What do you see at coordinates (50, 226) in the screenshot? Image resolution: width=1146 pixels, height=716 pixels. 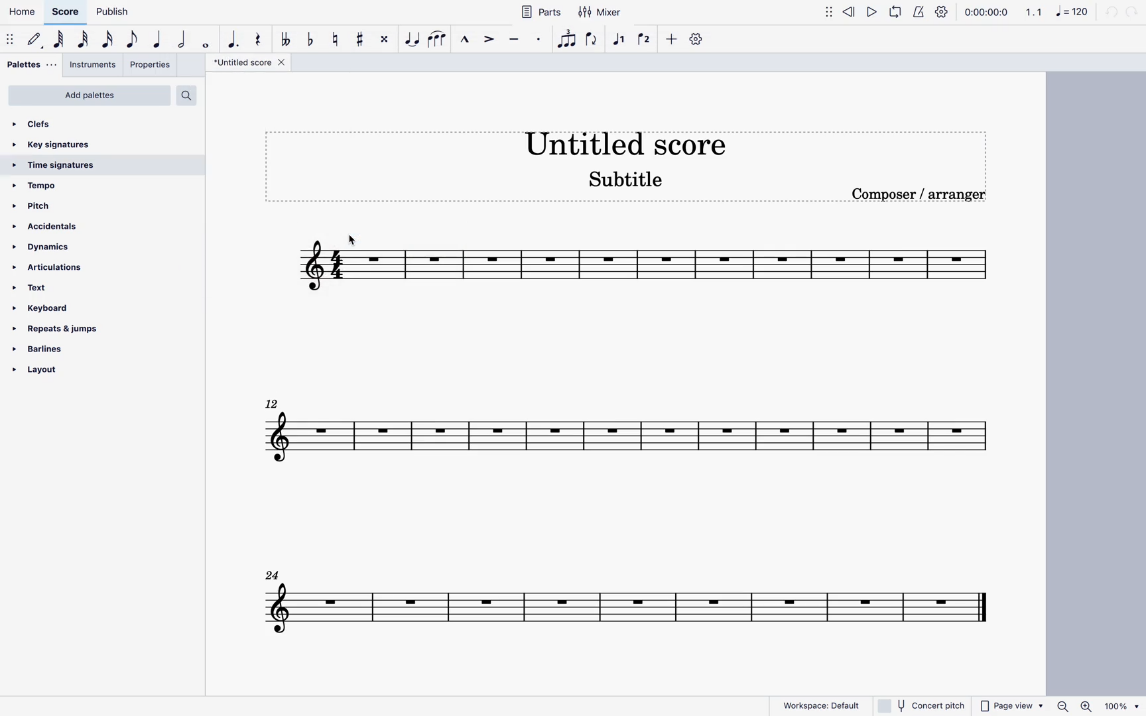 I see `accidentals` at bounding box center [50, 226].